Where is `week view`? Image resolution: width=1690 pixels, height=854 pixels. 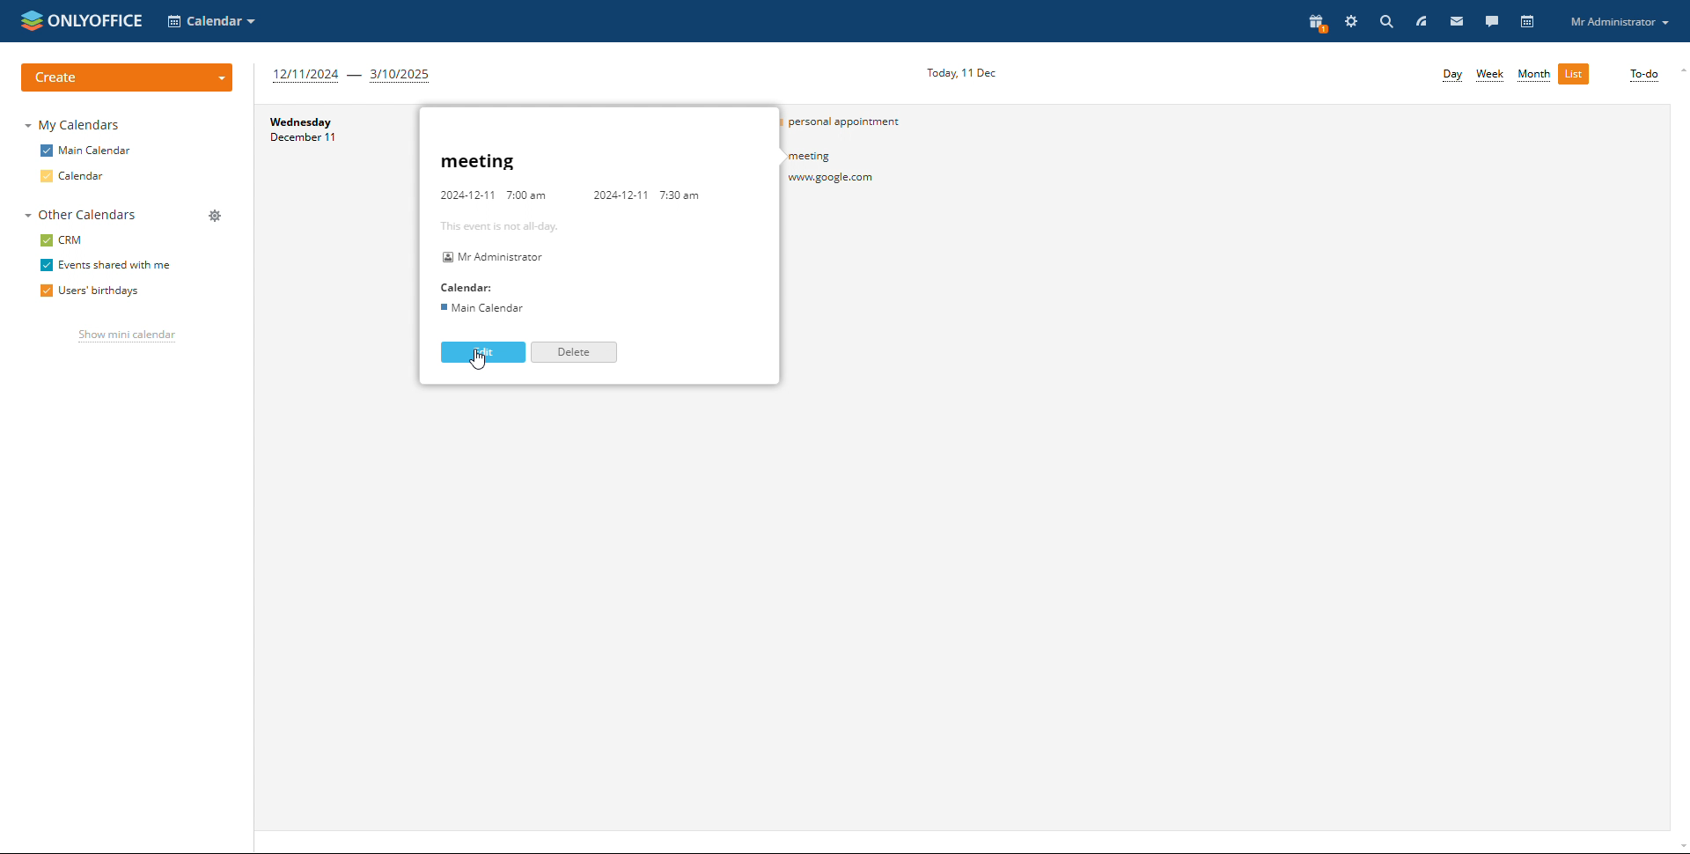 week view is located at coordinates (1489, 75).